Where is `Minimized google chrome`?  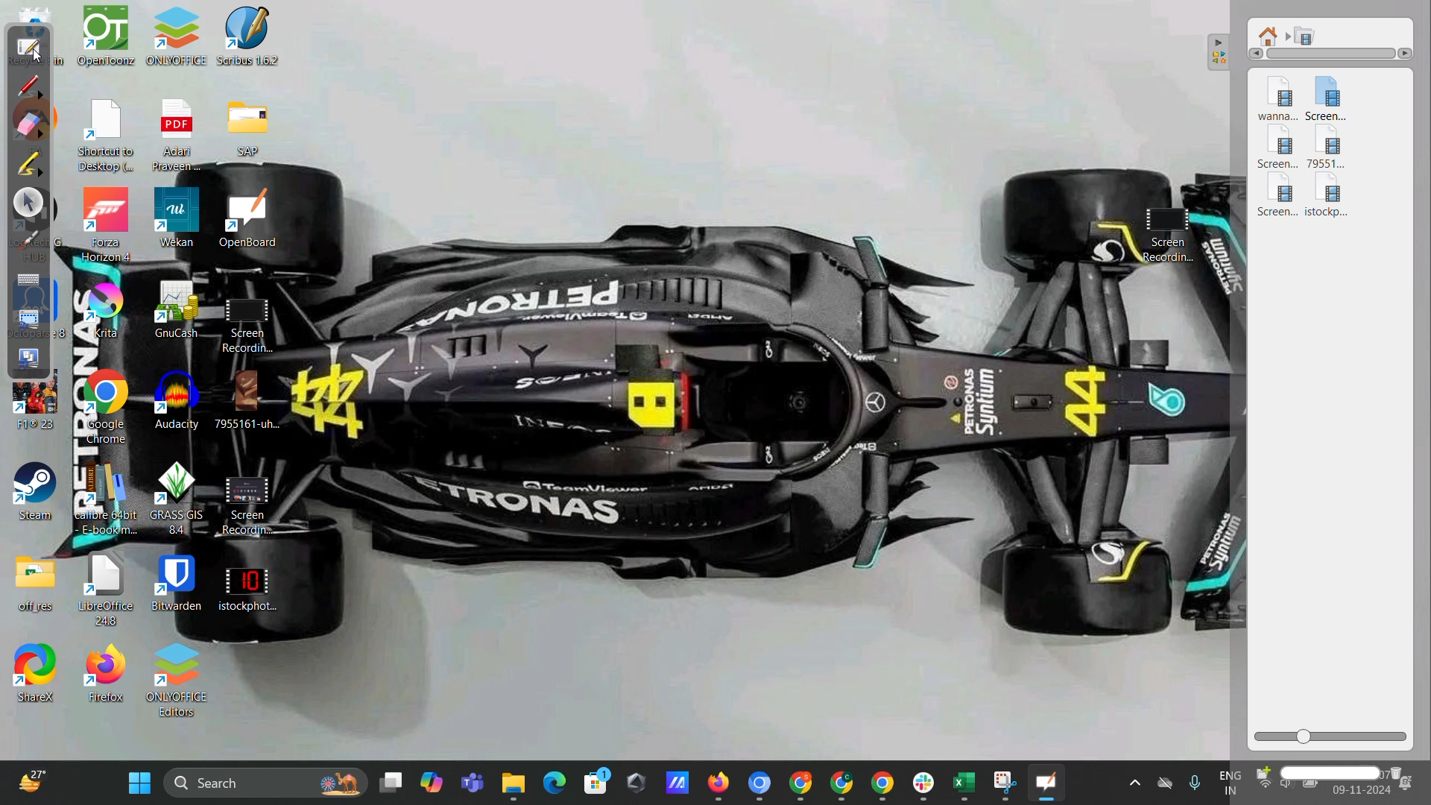
Minimized google chrome is located at coordinates (763, 781).